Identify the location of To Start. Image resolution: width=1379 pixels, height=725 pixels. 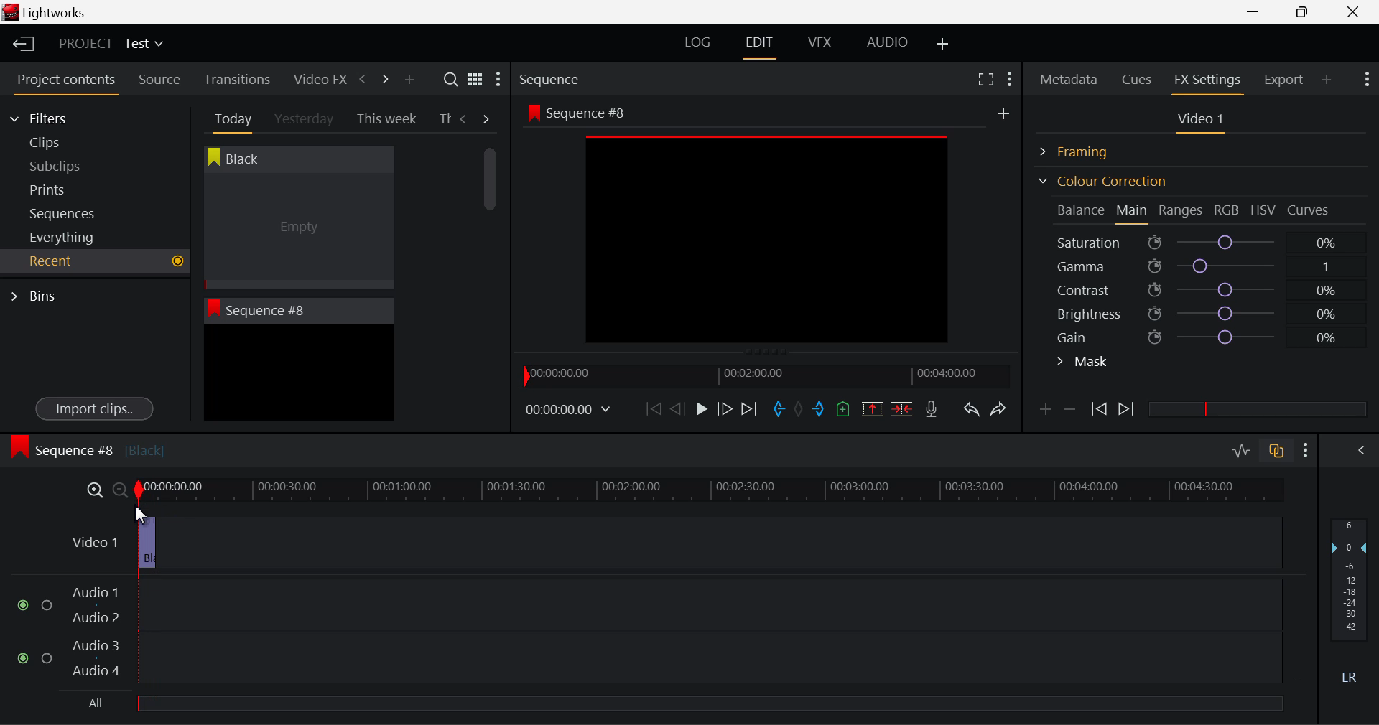
(652, 408).